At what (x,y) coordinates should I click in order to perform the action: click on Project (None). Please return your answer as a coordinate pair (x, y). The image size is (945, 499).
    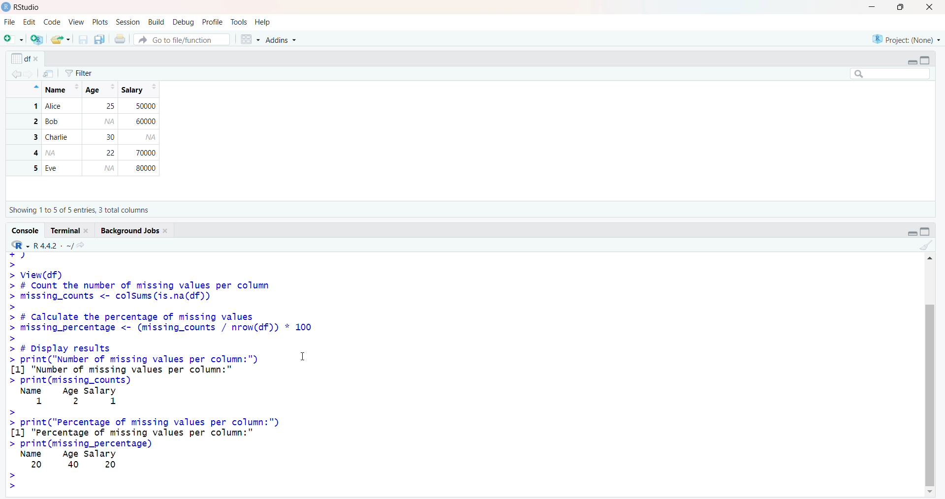
    Looking at the image, I should click on (906, 39).